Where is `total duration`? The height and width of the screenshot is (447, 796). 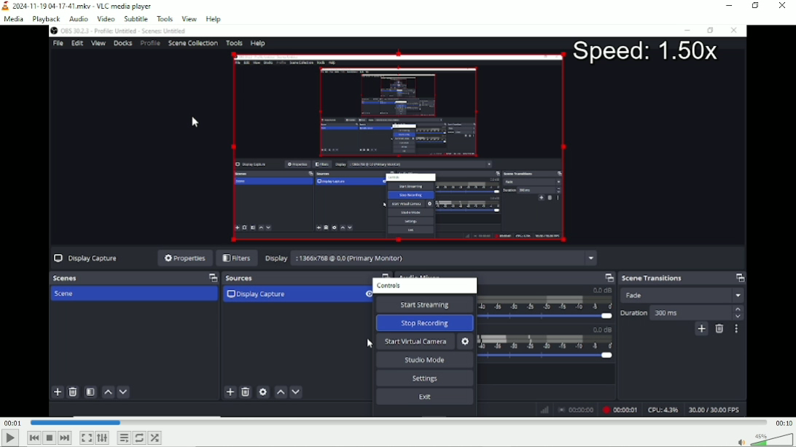
total duration is located at coordinates (783, 422).